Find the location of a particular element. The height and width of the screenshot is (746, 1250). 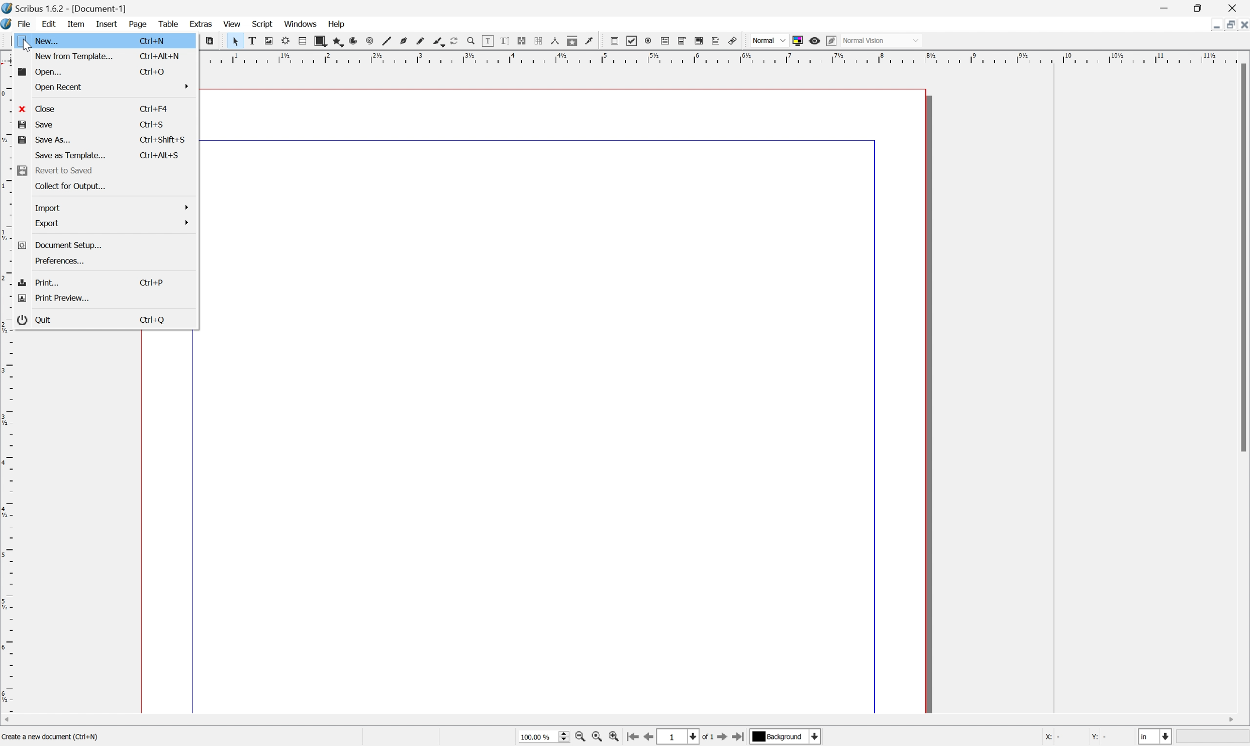

go to next page is located at coordinates (723, 738).